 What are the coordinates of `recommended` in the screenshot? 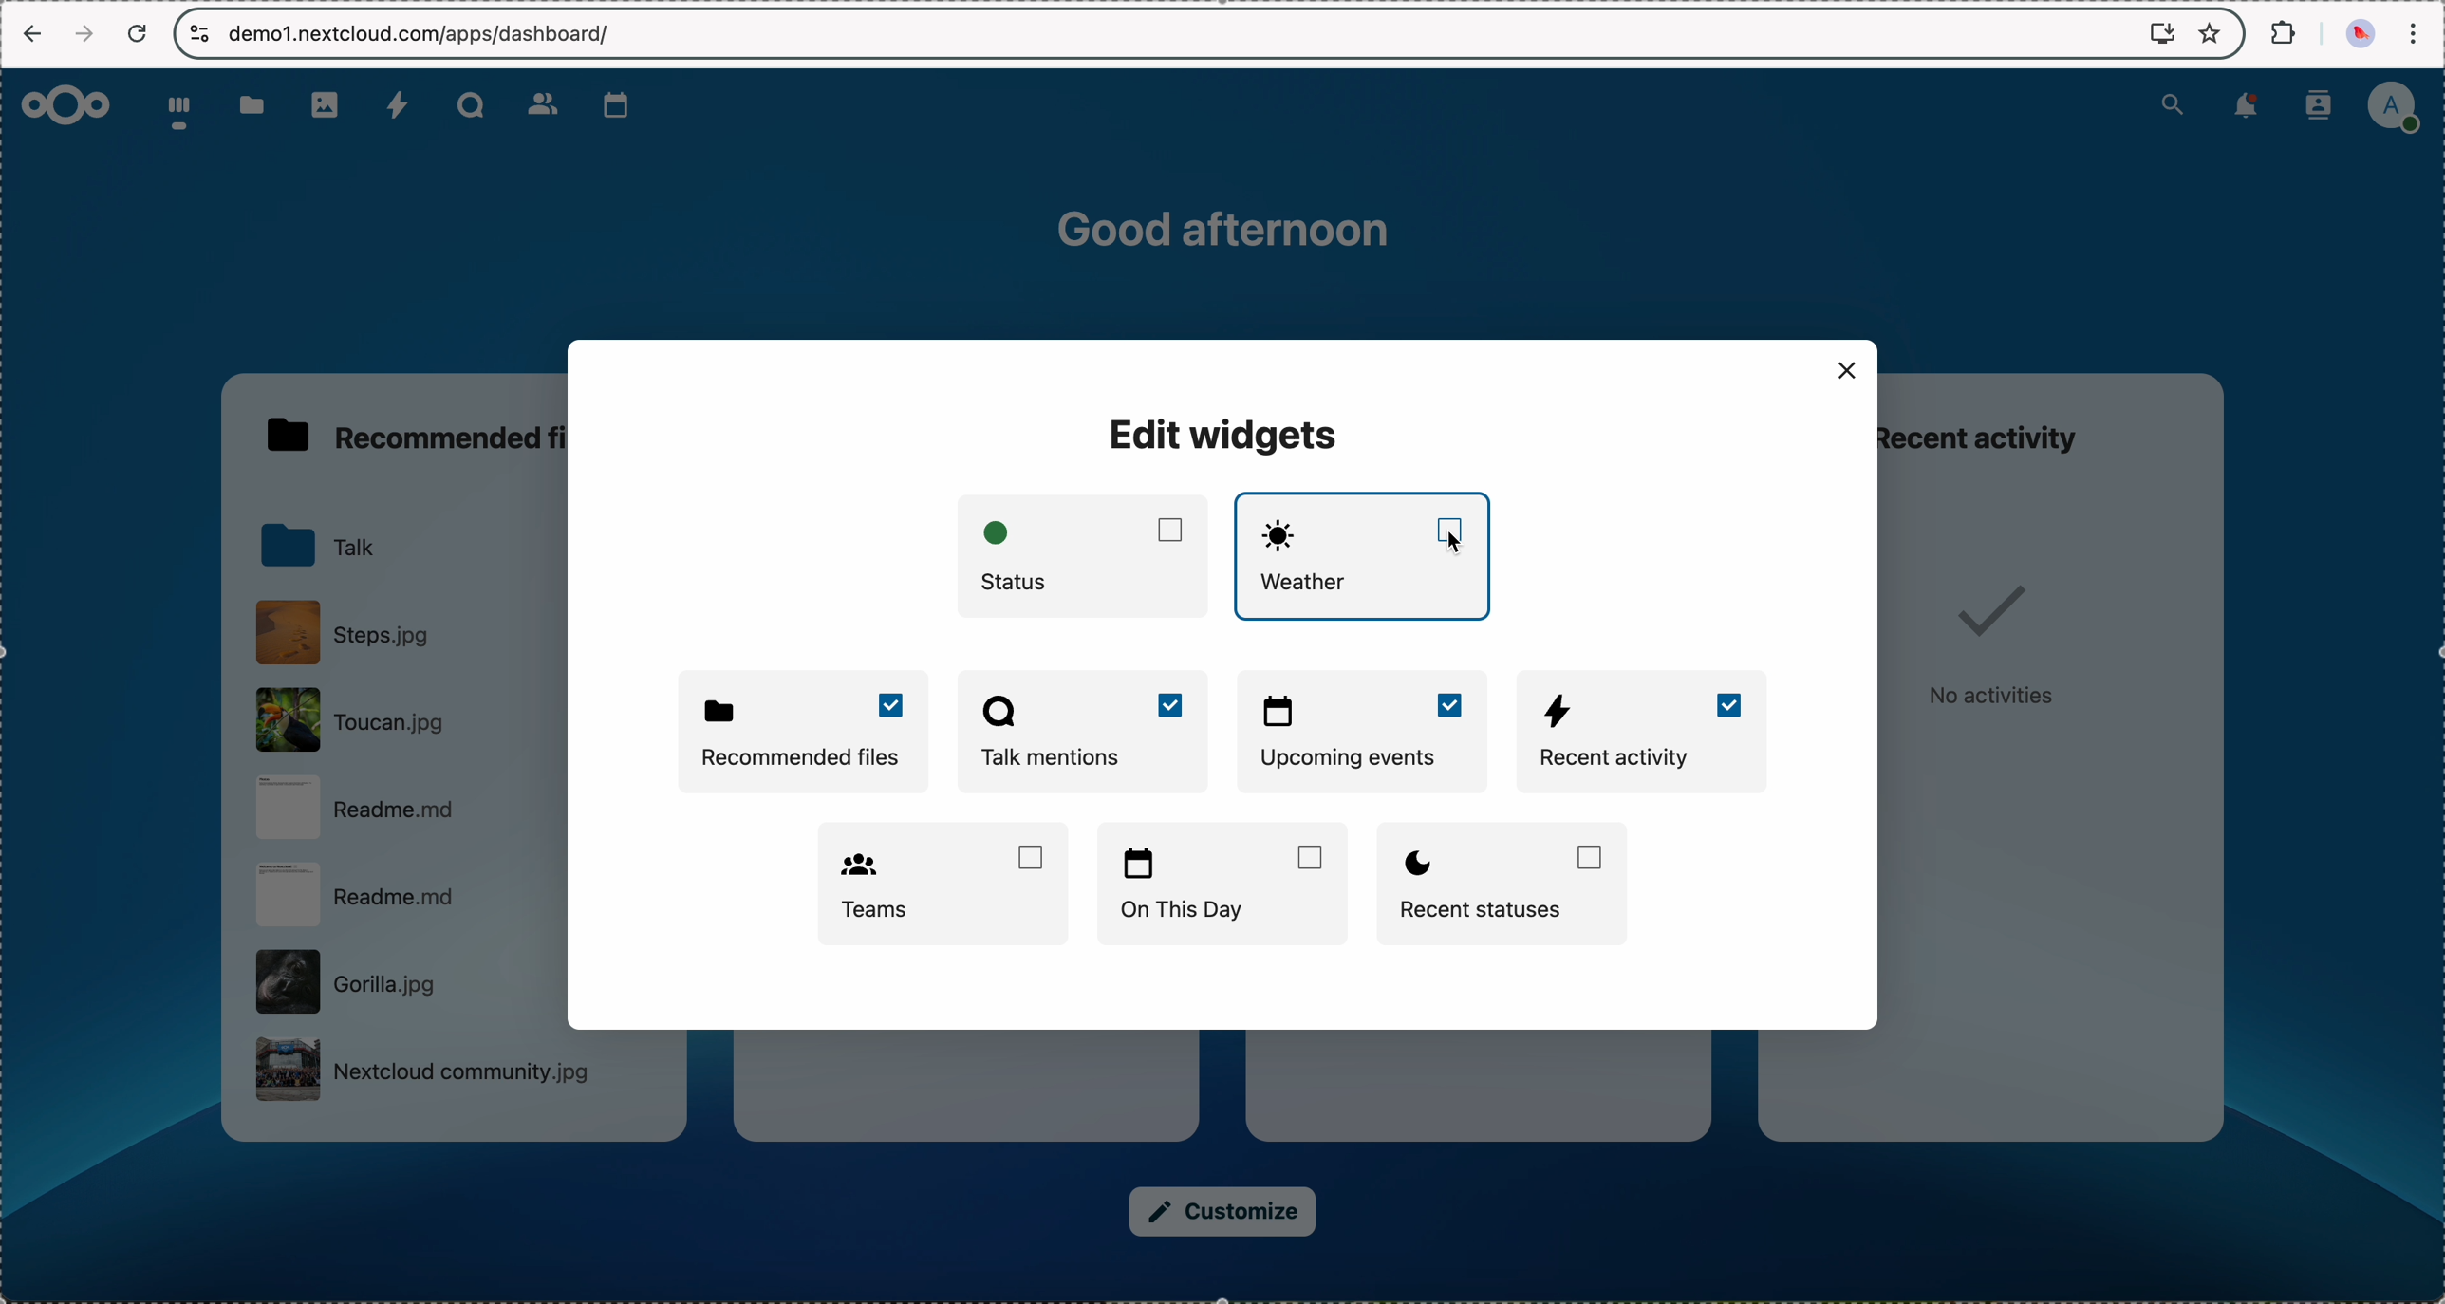 It's located at (416, 432).